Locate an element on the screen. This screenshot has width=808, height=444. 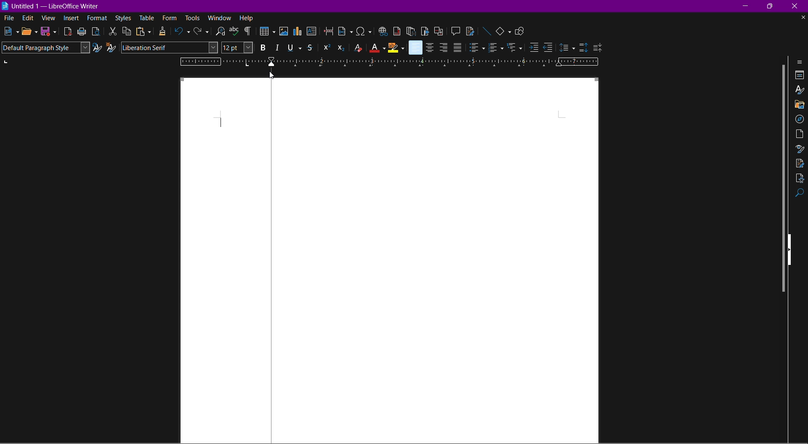
Font Color is located at coordinates (377, 48).